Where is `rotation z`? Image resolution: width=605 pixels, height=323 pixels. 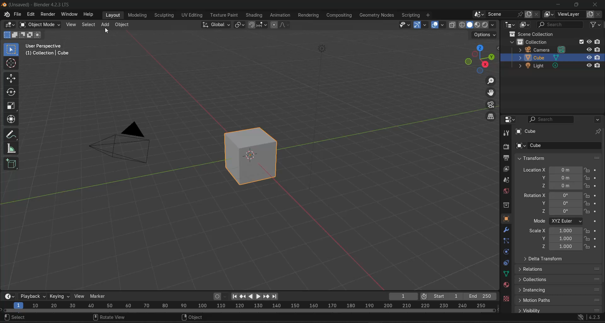 rotation z is located at coordinates (562, 211).